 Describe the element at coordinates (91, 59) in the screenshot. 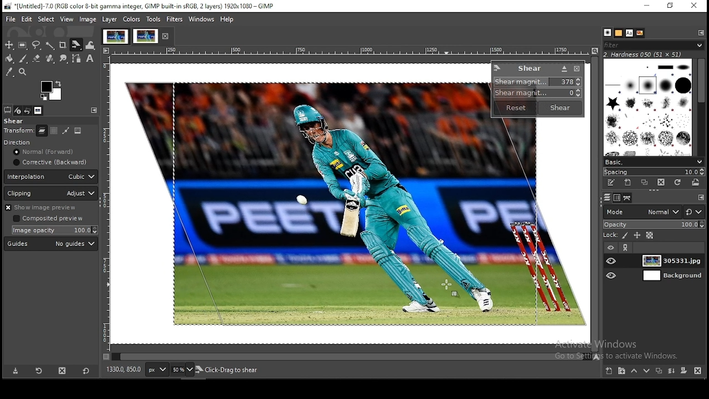

I see `text tool` at that location.